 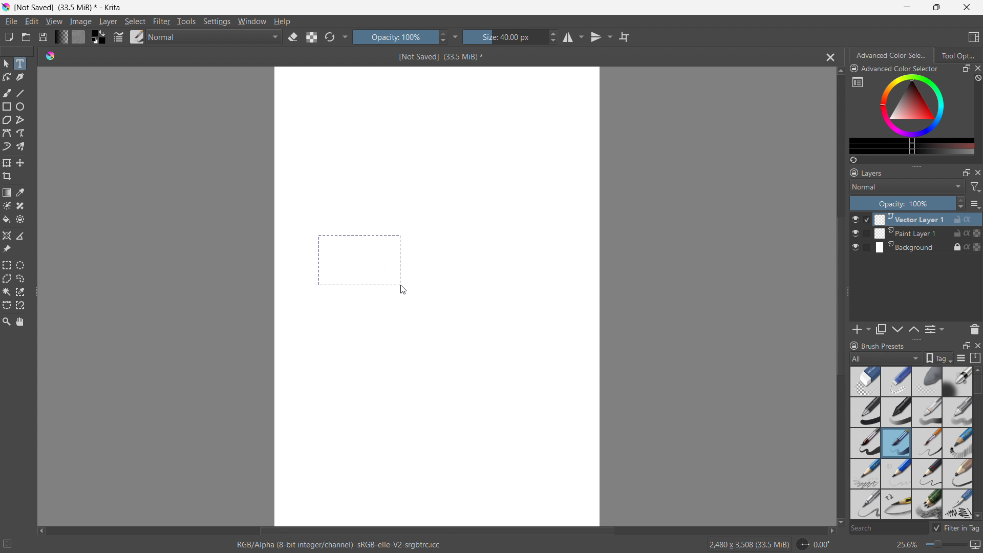 I want to click on vertical scrollbar, so click(x=838, y=296).